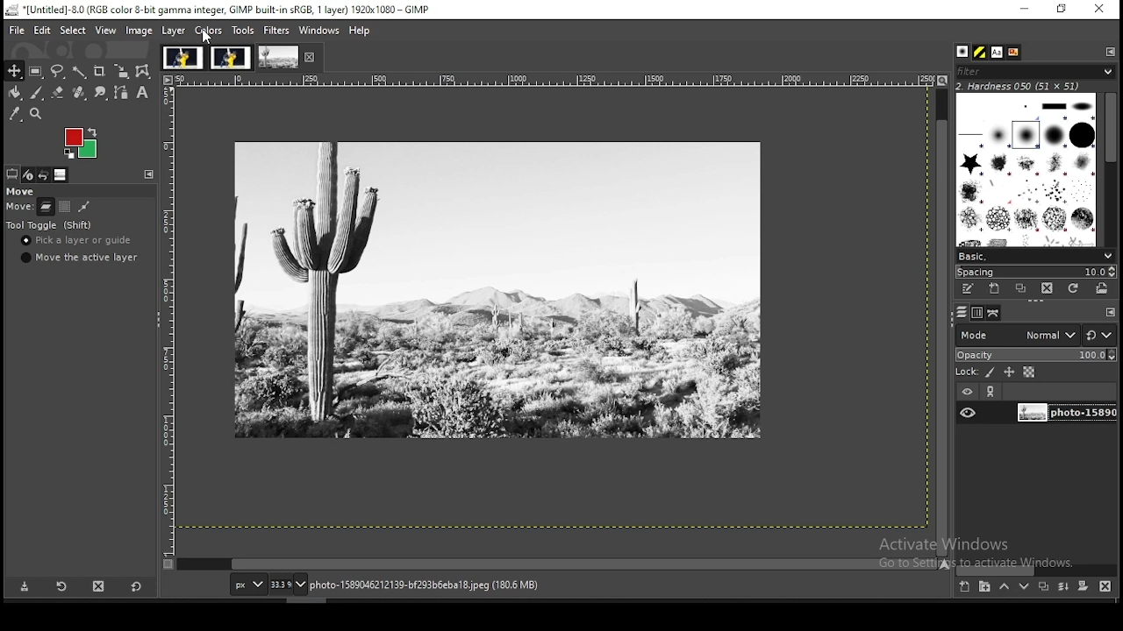 This screenshot has width=1123, height=631. Describe the element at coordinates (81, 71) in the screenshot. I see `fuzzy selection tool` at that location.